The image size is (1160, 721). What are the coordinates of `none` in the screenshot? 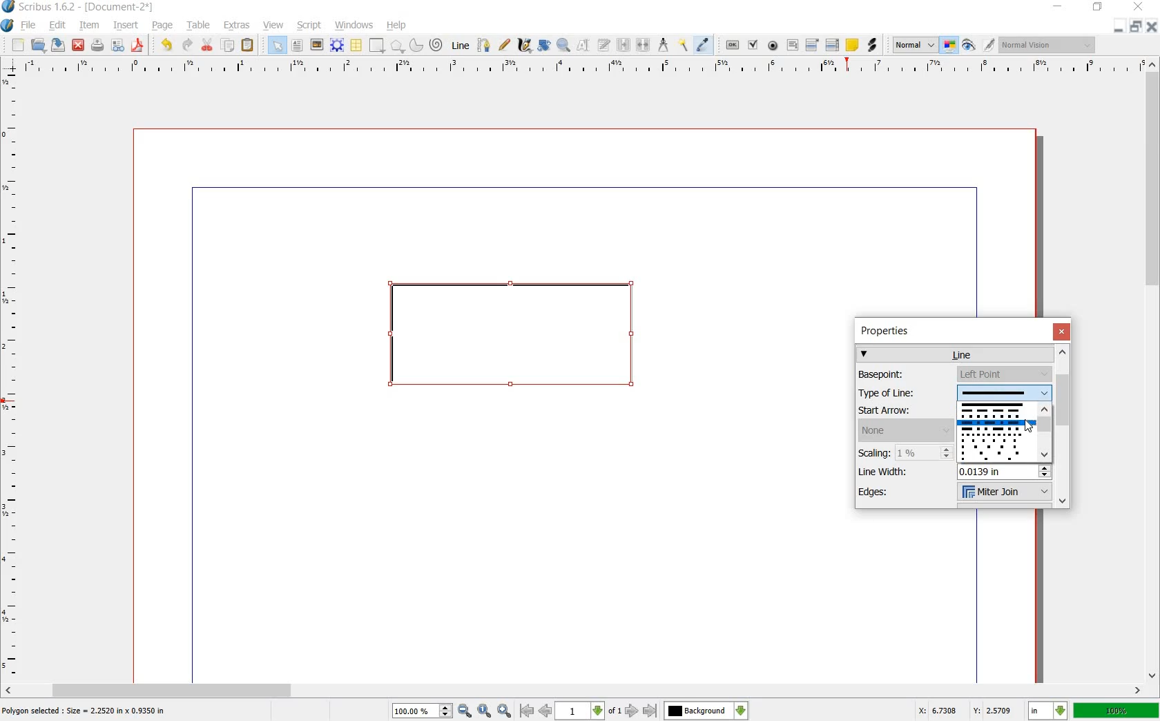 It's located at (905, 430).